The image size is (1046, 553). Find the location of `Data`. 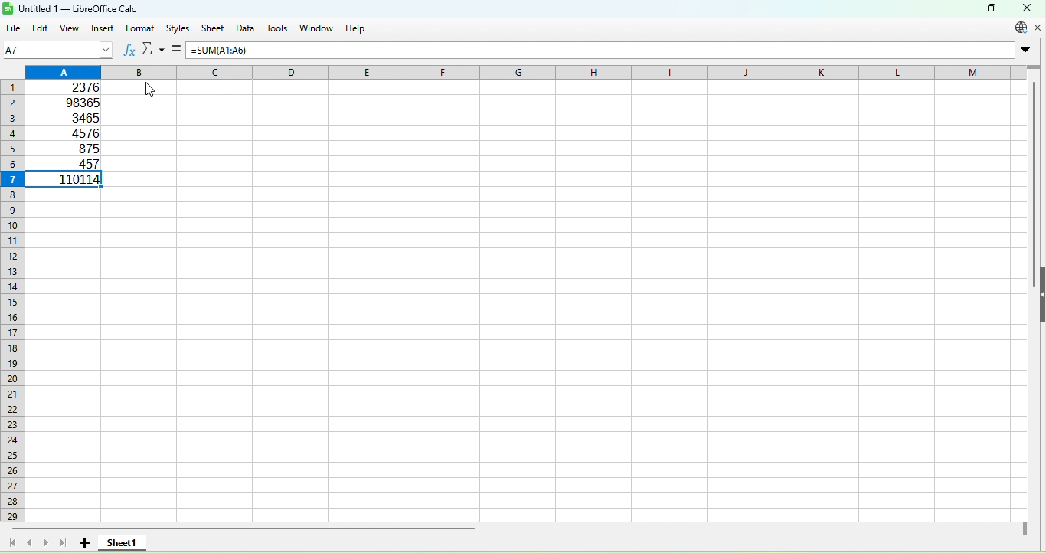

Data is located at coordinates (244, 28).